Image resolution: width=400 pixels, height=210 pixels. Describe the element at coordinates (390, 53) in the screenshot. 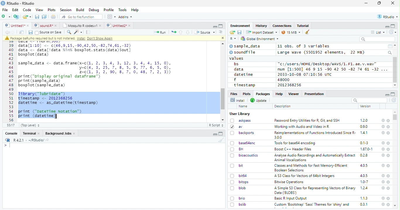

I see `Search` at that location.